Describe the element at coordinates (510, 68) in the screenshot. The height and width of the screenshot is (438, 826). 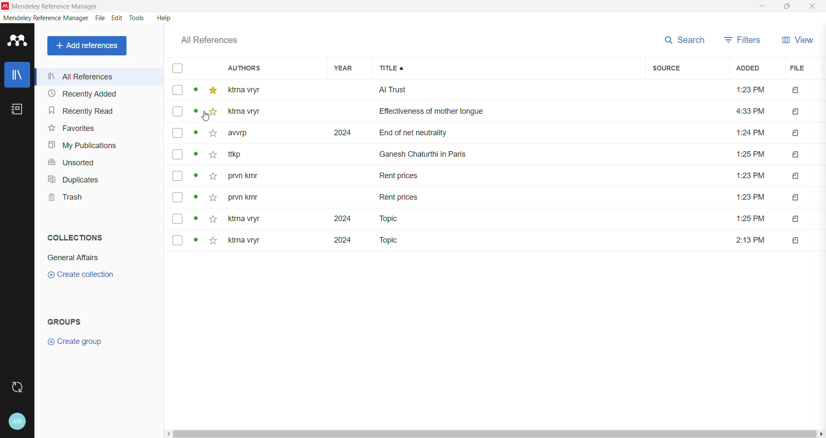
I see `Title` at that location.